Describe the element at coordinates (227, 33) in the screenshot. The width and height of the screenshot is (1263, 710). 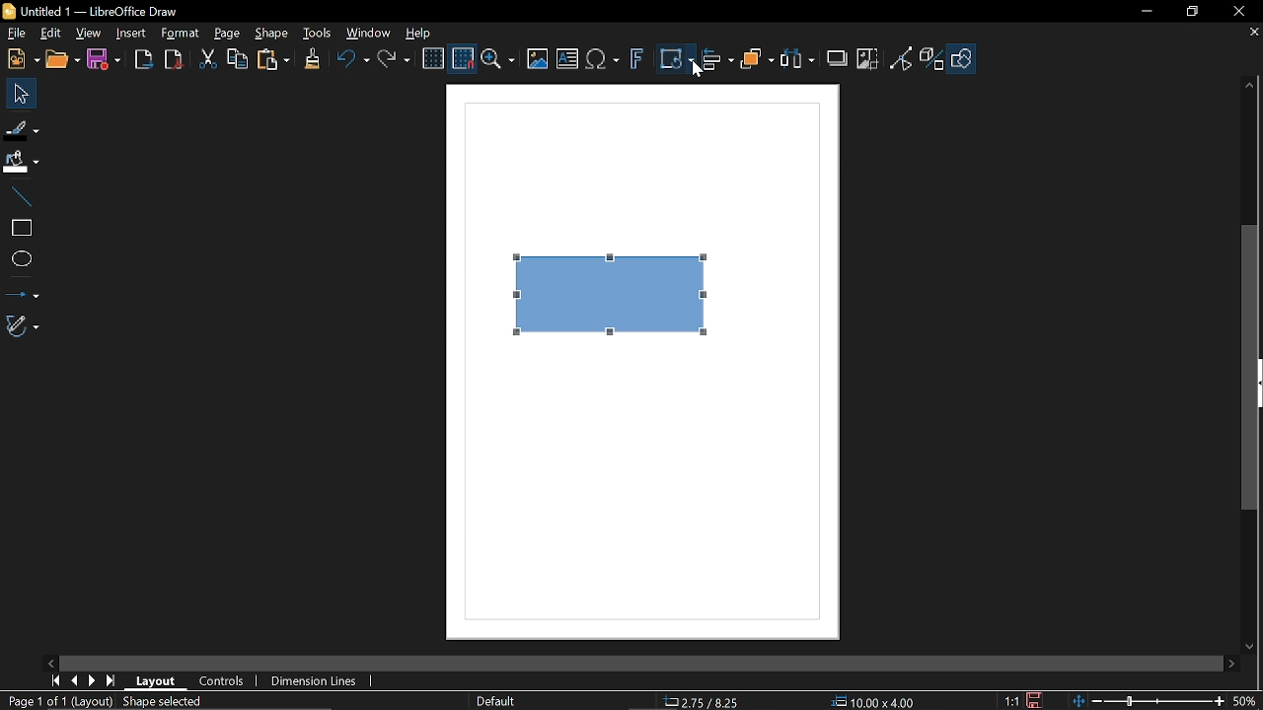
I see `Page` at that location.